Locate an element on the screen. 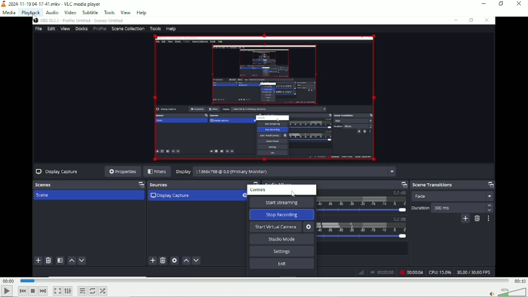 This screenshot has height=297, width=528. View is located at coordinates (125, 12).